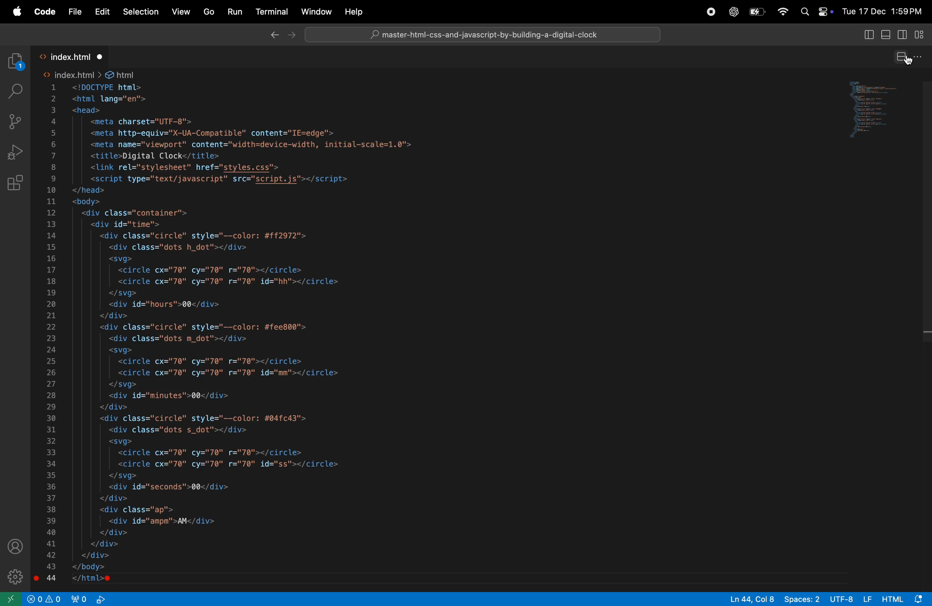 The image size is (932, 606). What do you see at coordinates (53, 333) in the screenshot?
I see `line index` at bounding box center [53, 333].